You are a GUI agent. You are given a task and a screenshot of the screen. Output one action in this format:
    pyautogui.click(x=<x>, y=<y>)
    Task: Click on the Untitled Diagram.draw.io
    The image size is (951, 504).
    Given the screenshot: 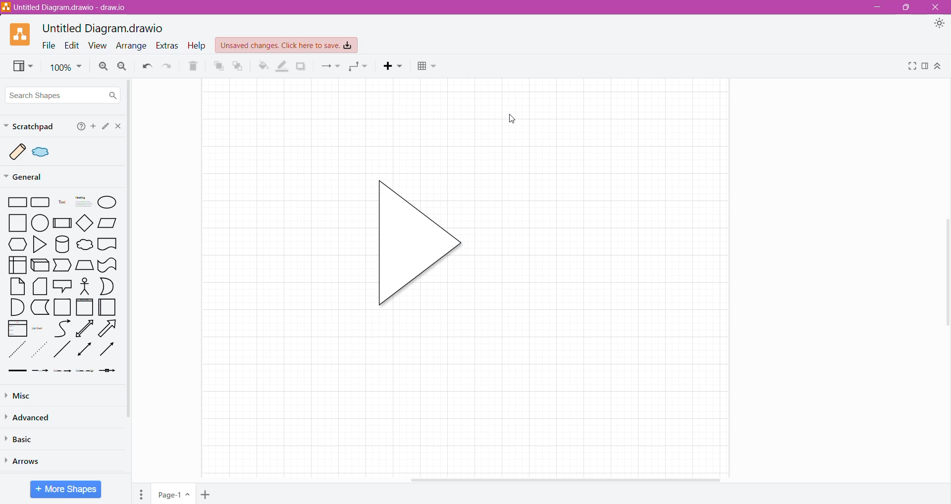 What is the action you would take?
    pyautogui.click(x=103, y=29)
    